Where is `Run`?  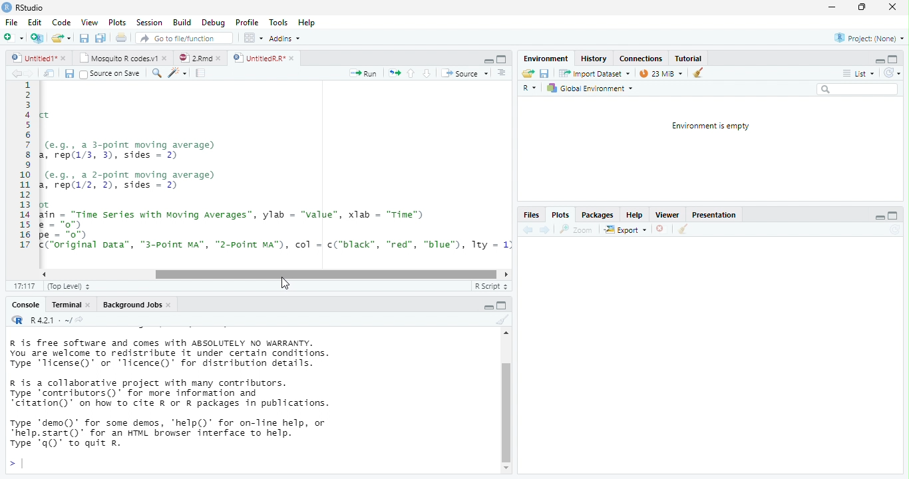
Run is located at coordinates (364, 74).